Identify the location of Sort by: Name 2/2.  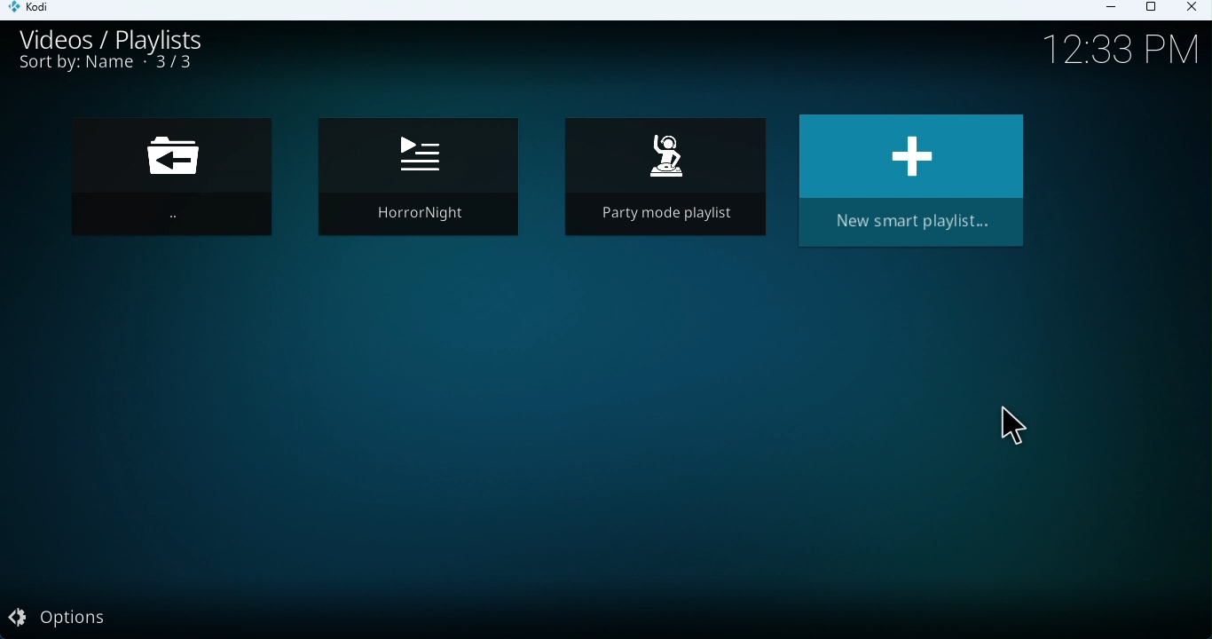
(106, 67).